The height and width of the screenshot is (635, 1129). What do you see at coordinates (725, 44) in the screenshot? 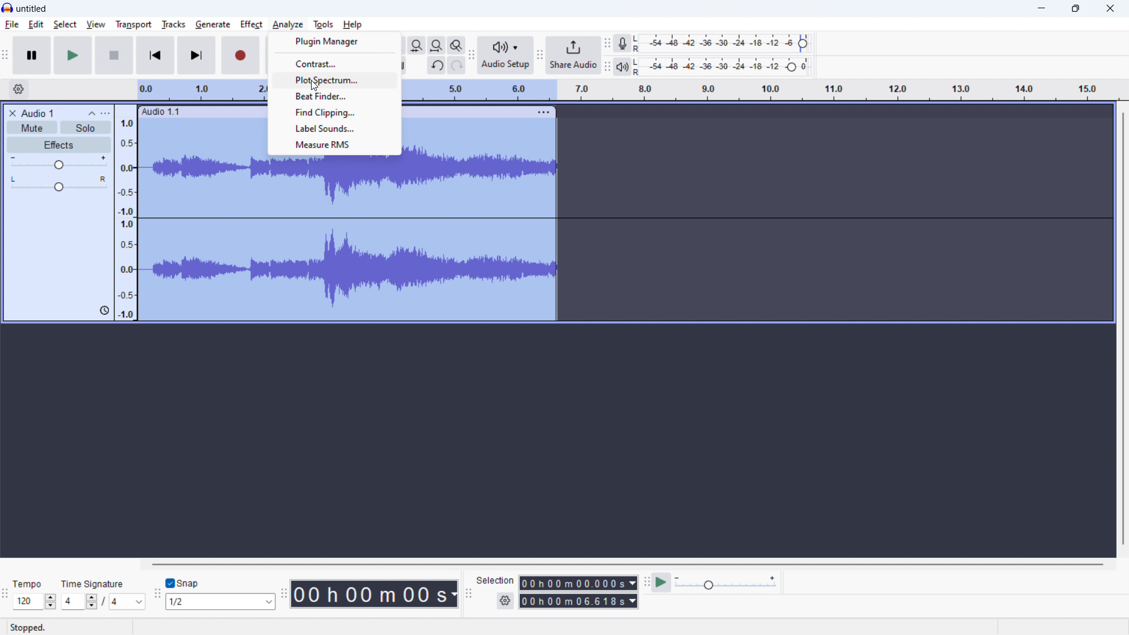
I see `recording level` at bounding box center [725, 44].